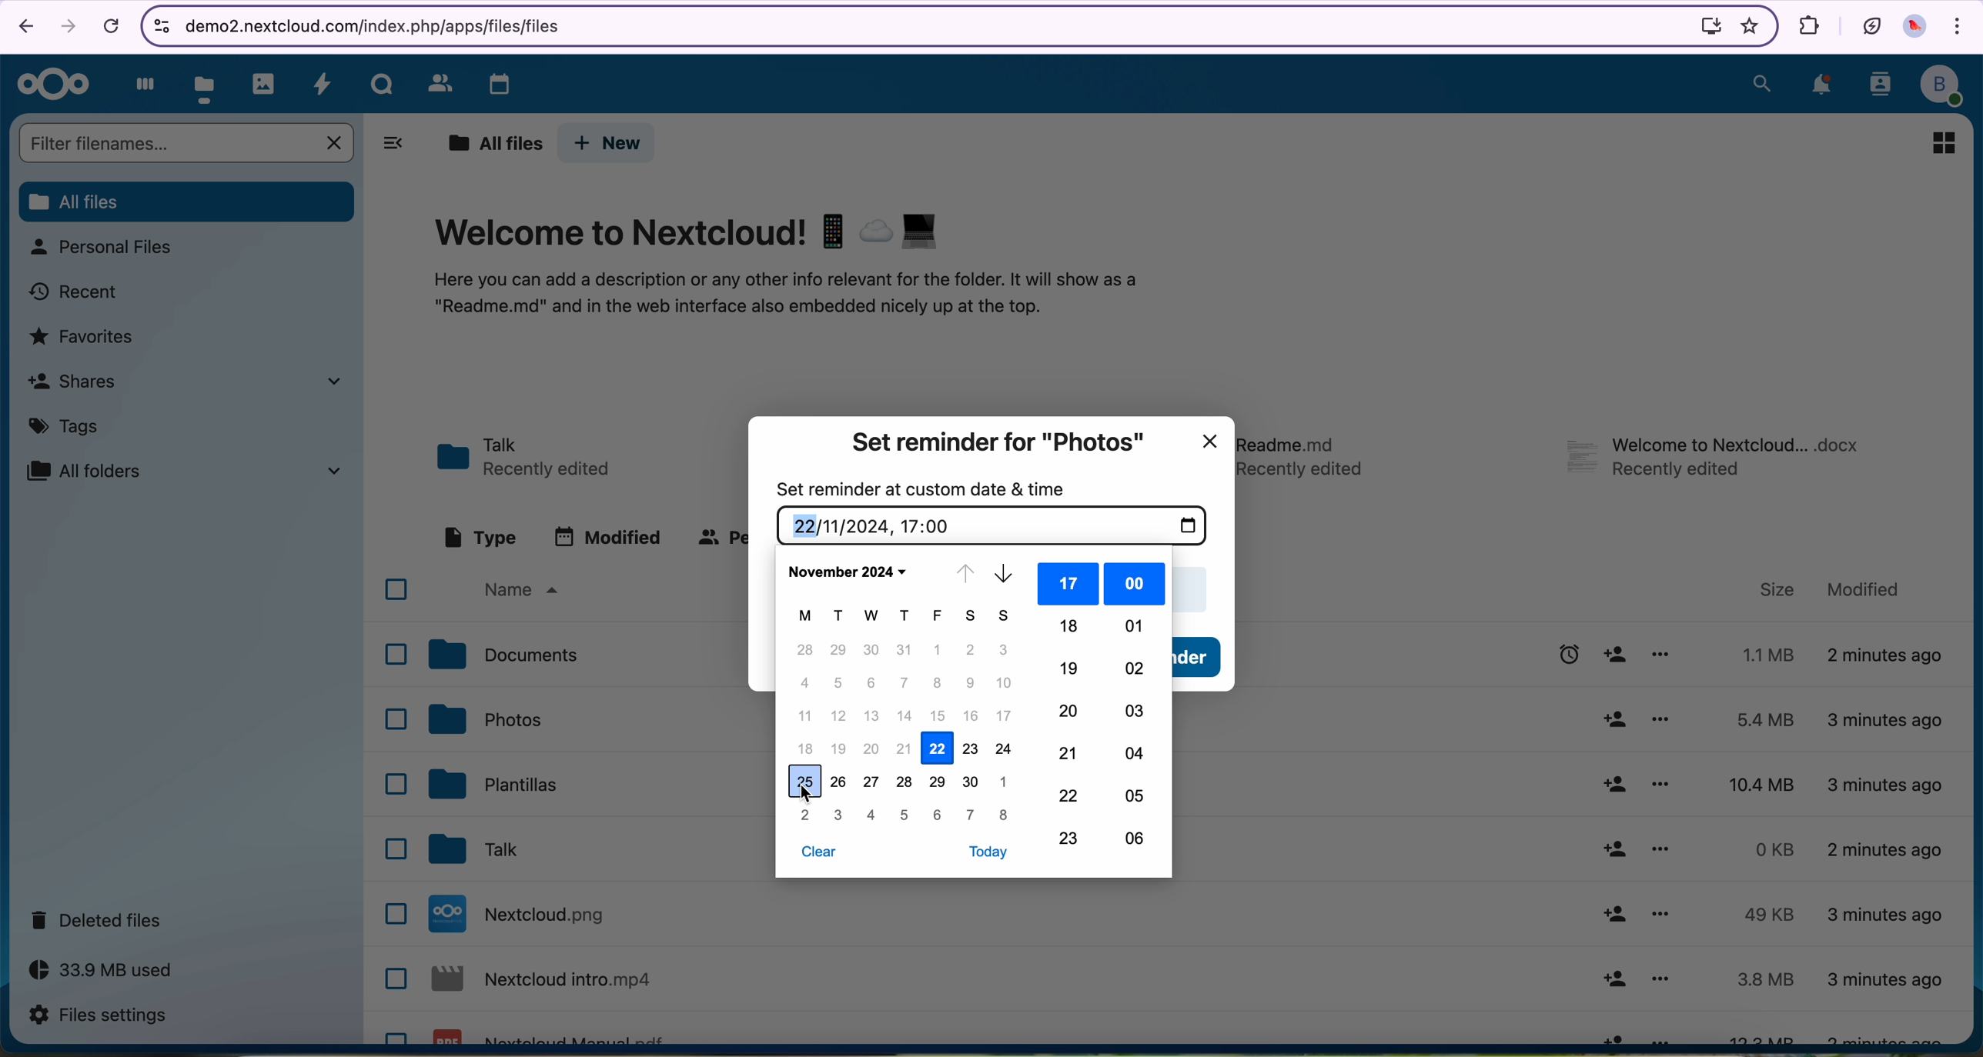  I want to click on photos, so click(487, 719).